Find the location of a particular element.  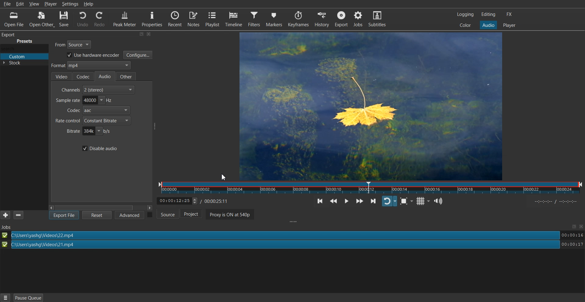

Edit is located at coordinates (21, 3).